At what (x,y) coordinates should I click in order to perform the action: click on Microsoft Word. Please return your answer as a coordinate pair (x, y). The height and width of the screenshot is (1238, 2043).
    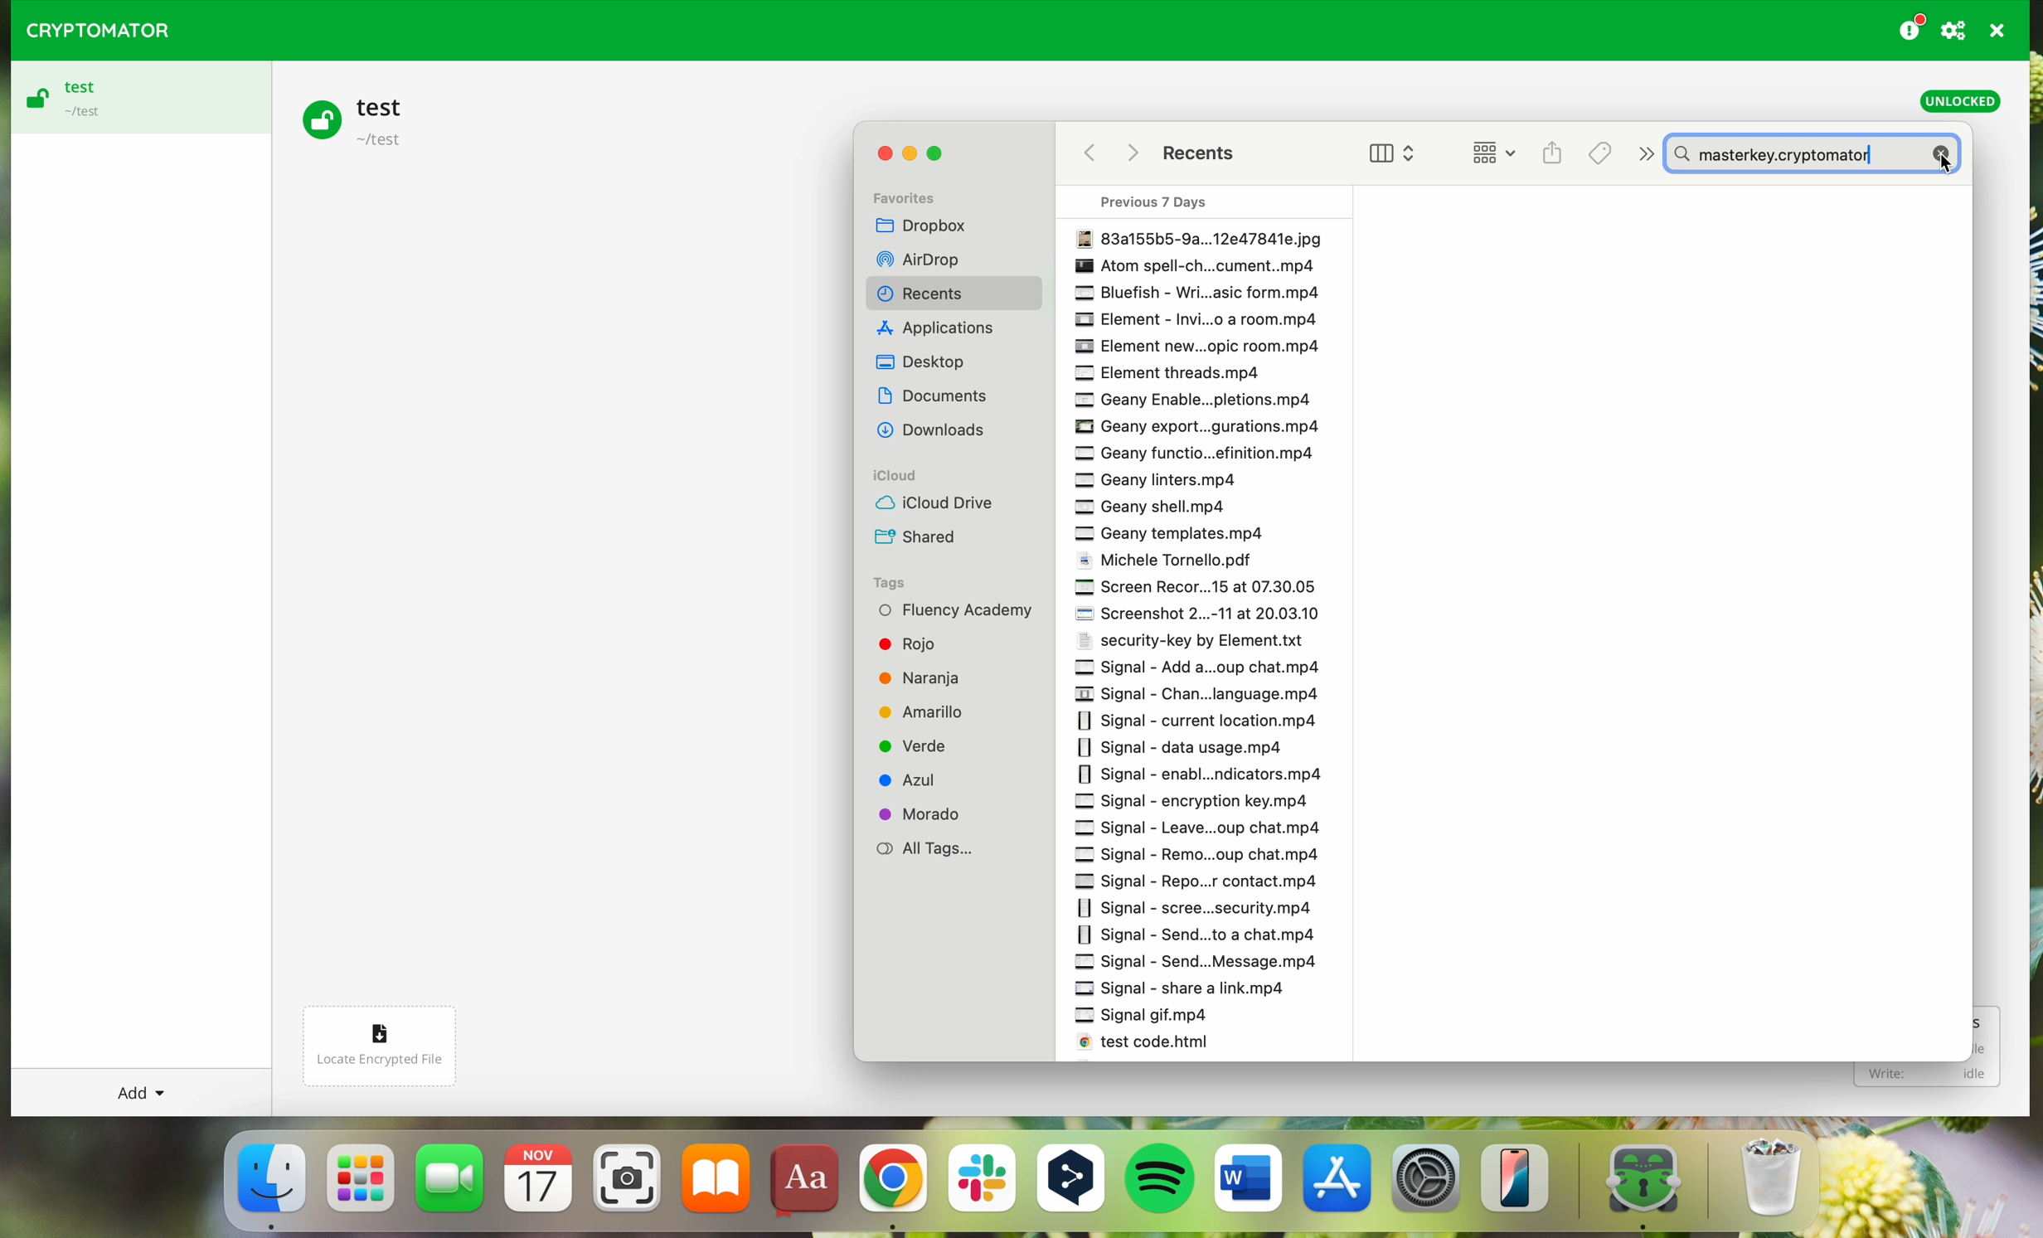
    Looking at the image, I should click on (1249, 1184).